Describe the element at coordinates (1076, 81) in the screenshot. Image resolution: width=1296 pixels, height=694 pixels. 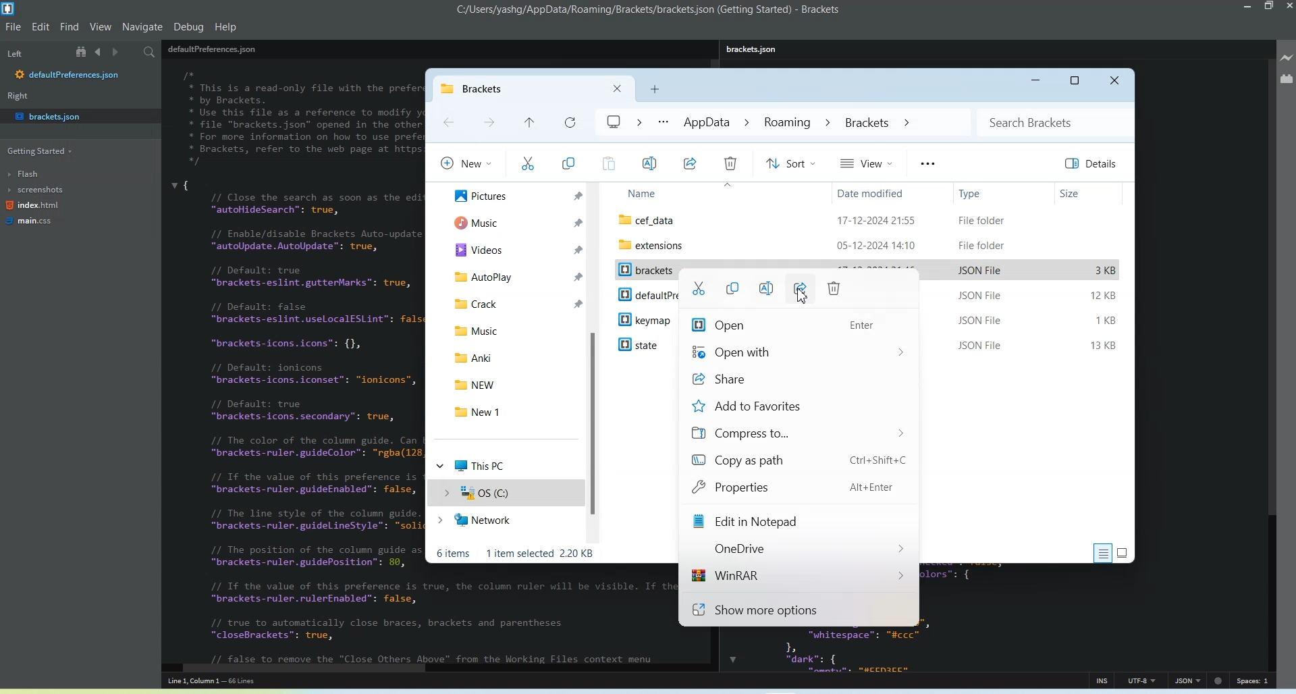
I see `Maximize` at that location.